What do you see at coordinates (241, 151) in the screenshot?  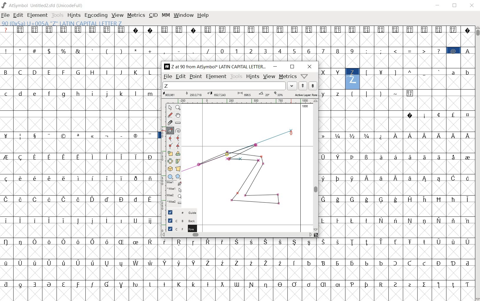 I see `creative tail designed` at bounding box center [241, 151].